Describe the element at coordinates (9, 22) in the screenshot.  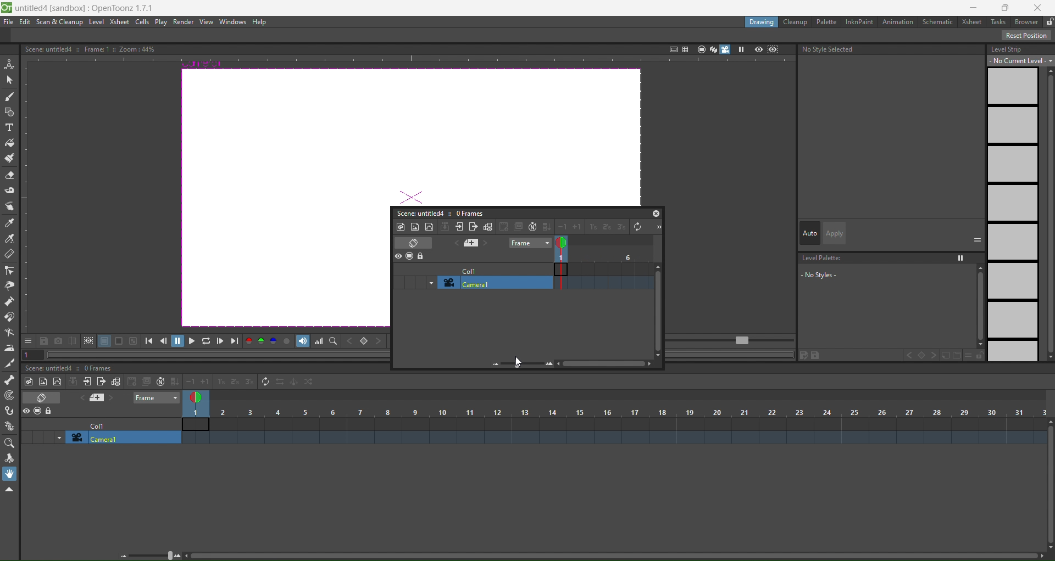
I see `file` at that location.